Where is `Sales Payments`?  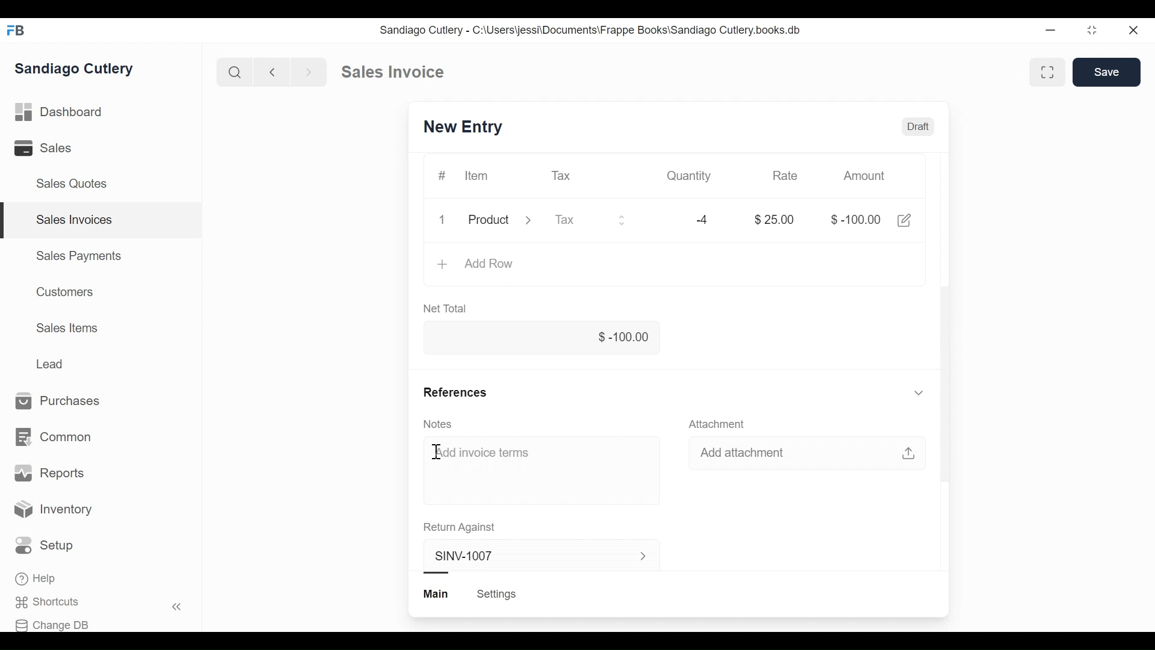
Sales Payments is located at coordinates (79, 256).